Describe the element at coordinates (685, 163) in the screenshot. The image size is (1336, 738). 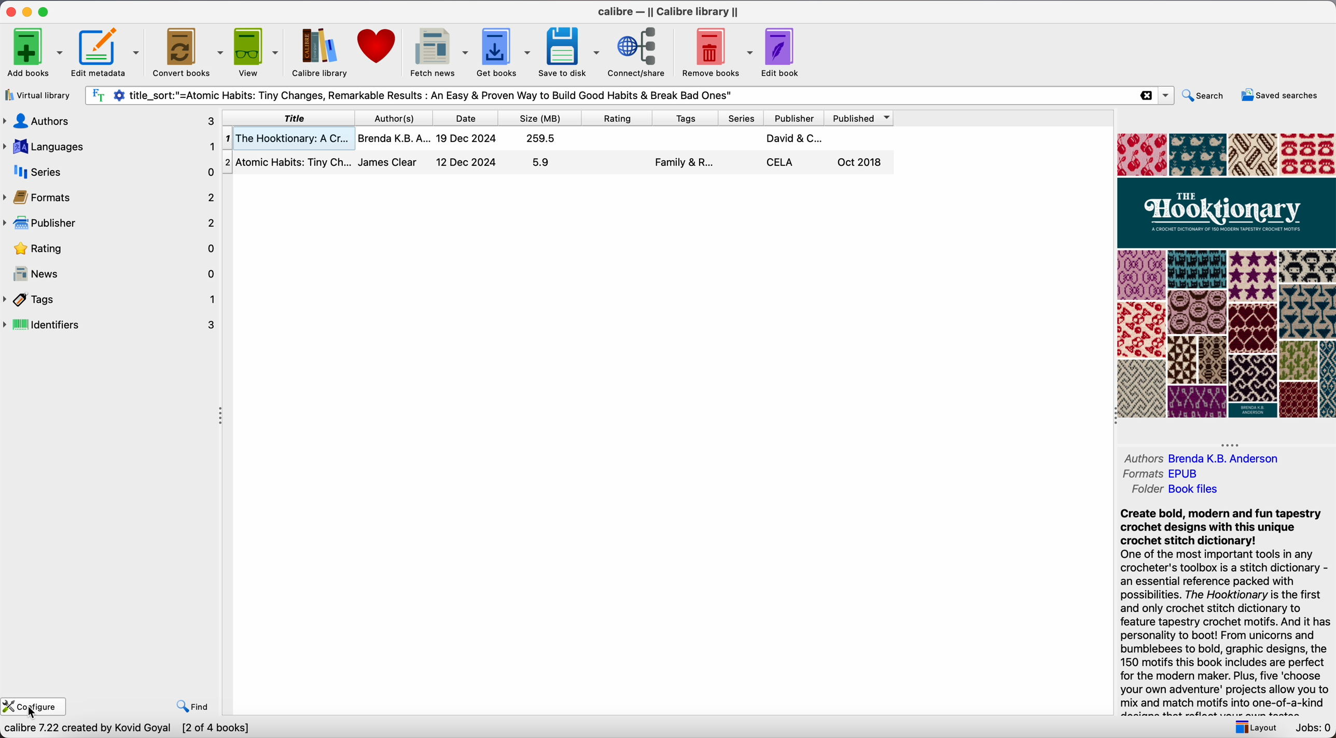
I see `Family & R...` at that location.